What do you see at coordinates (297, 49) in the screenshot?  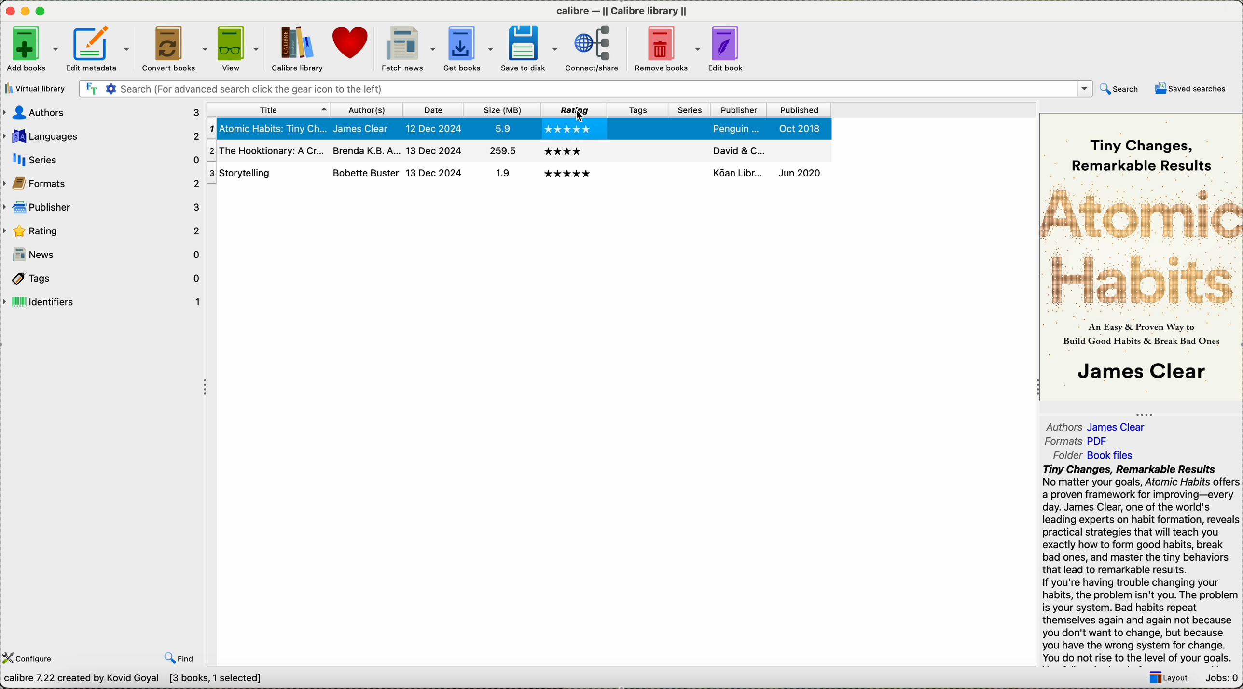 I see `Calibre library` at bounding box center [297, 49].